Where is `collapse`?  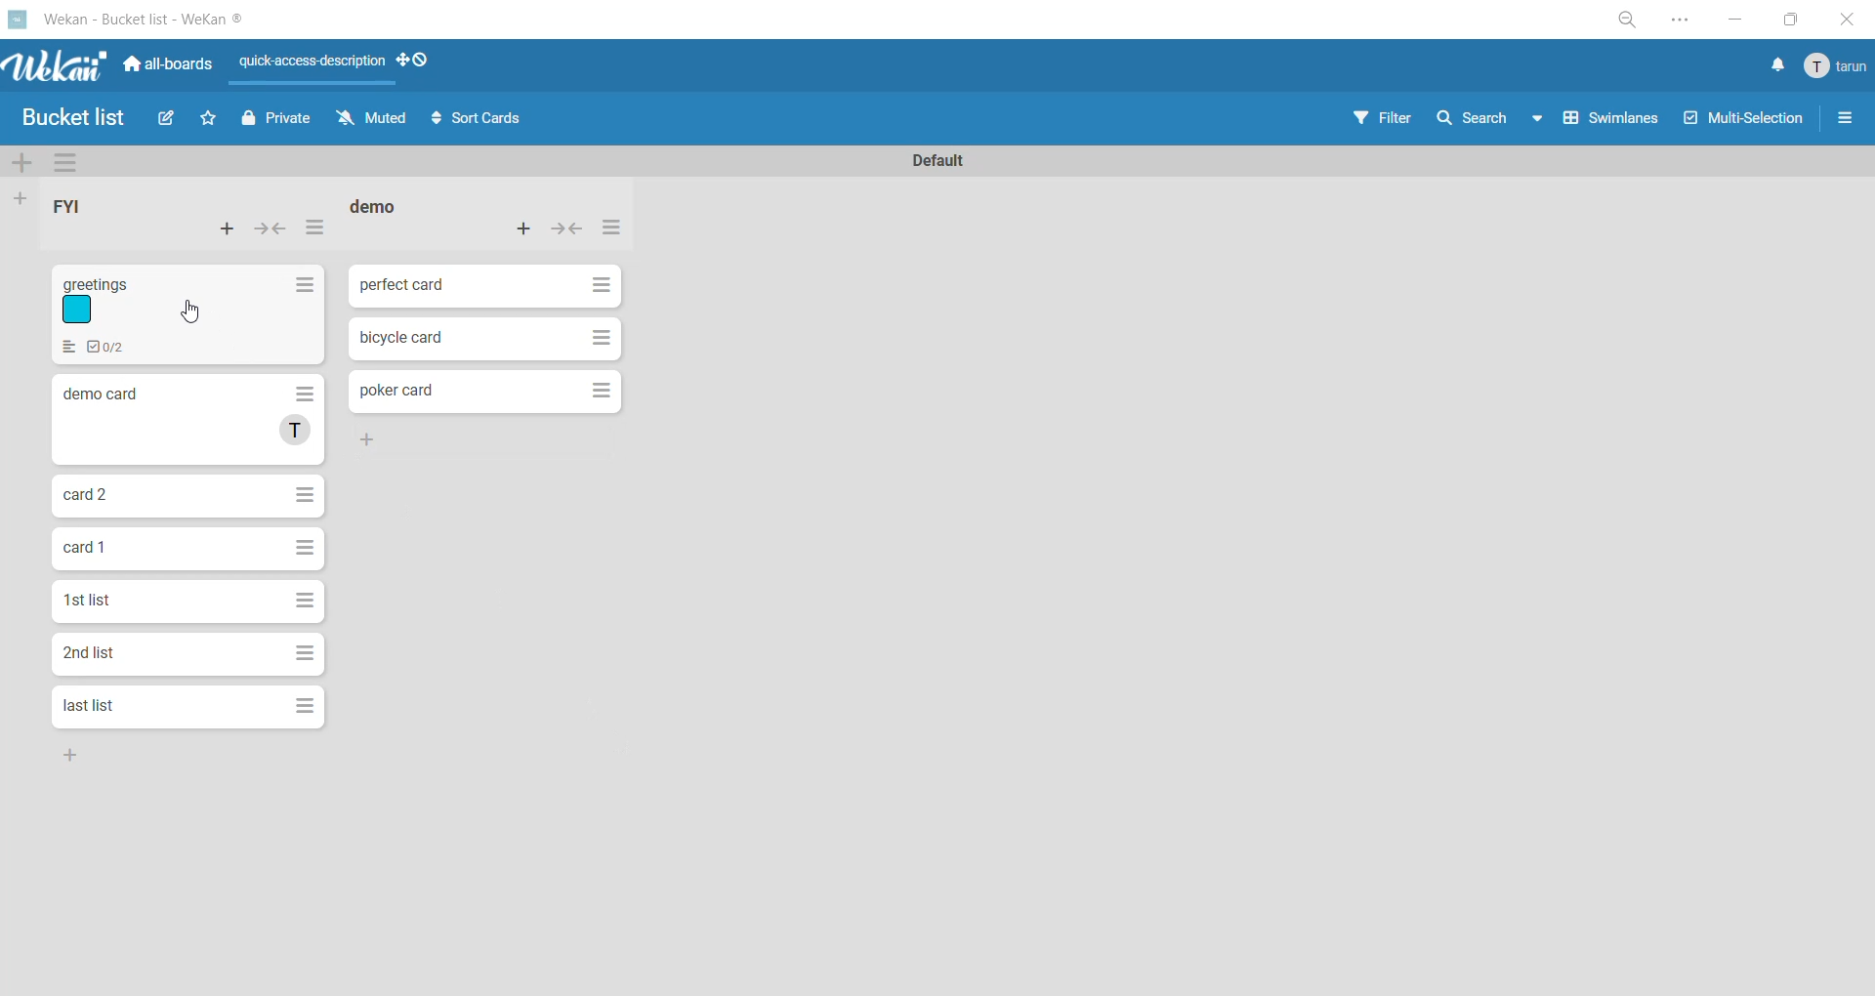
collapse is located at coordinates (273, 228).